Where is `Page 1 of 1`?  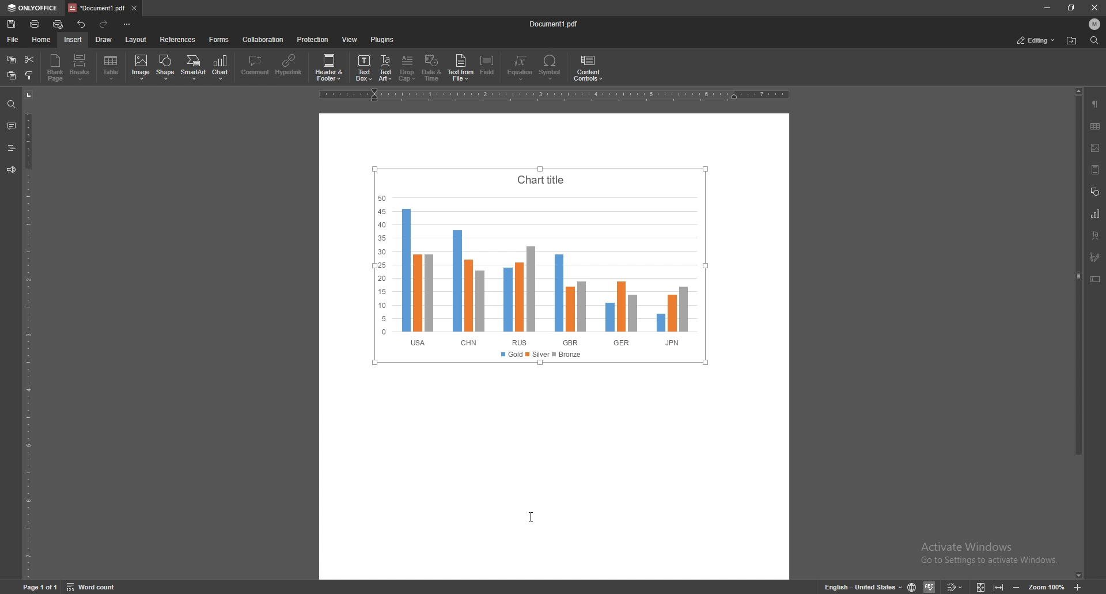 Page 1 of 1 is located at coordinates (41, 586).